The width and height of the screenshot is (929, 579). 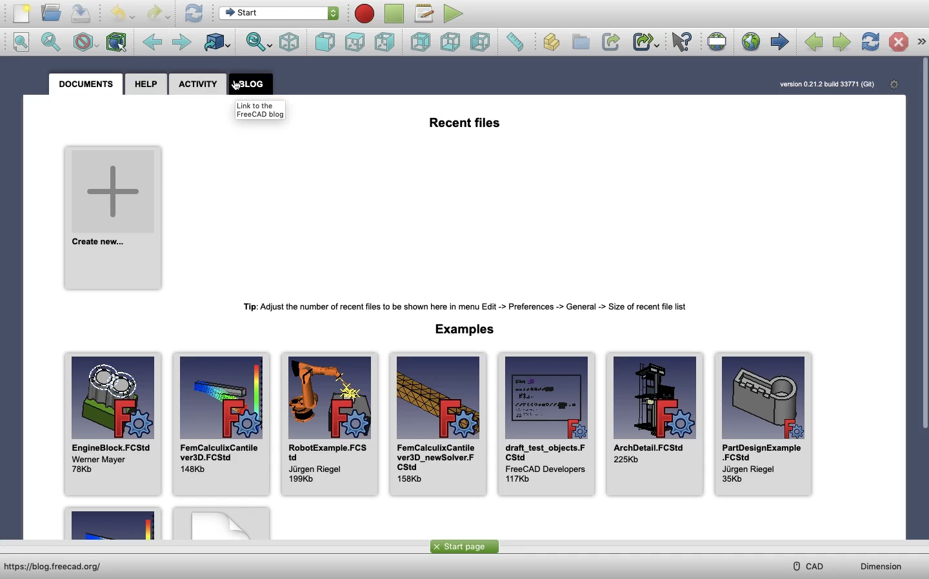 What do you see at coordinates (86, 84) in the screenshot?
I see `Document` at bounding box center [86, 84].